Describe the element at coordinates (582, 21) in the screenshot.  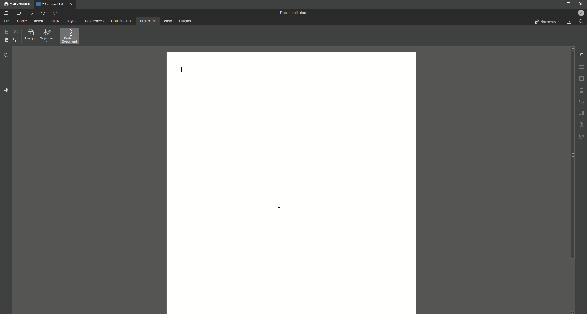
I see `Find` at that location.